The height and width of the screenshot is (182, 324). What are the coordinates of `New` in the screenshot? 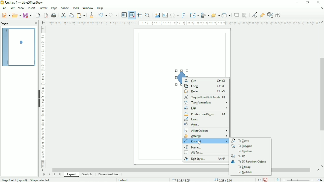 It's located at (6, 15).